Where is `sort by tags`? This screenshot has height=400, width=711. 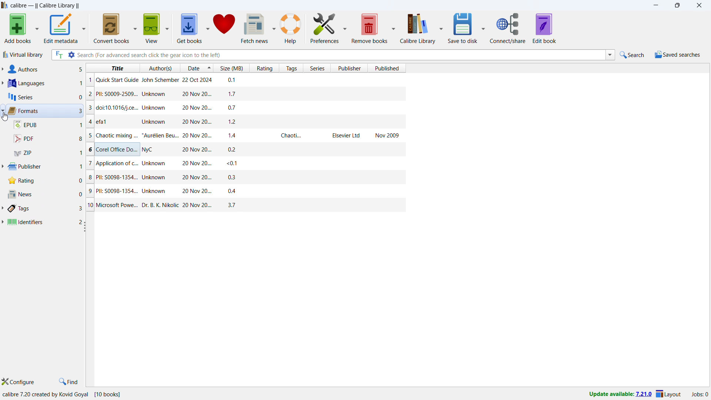 sort by tags is located at coordinates (291, 68).